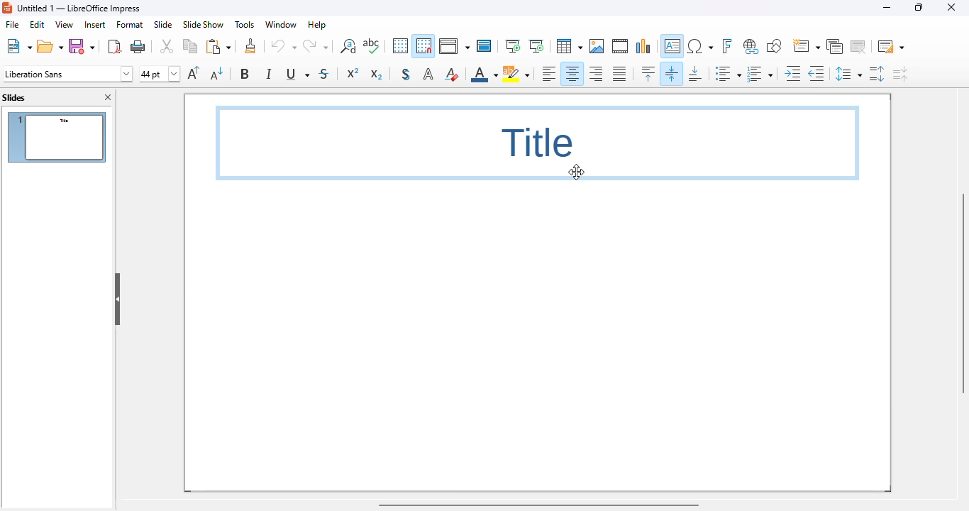 Image resolution: width=969 pixels, height=511 pixels. What do you see at coordinates (13, 97) in the screenshot?
I see `slides` at bounding box center [13, 97].